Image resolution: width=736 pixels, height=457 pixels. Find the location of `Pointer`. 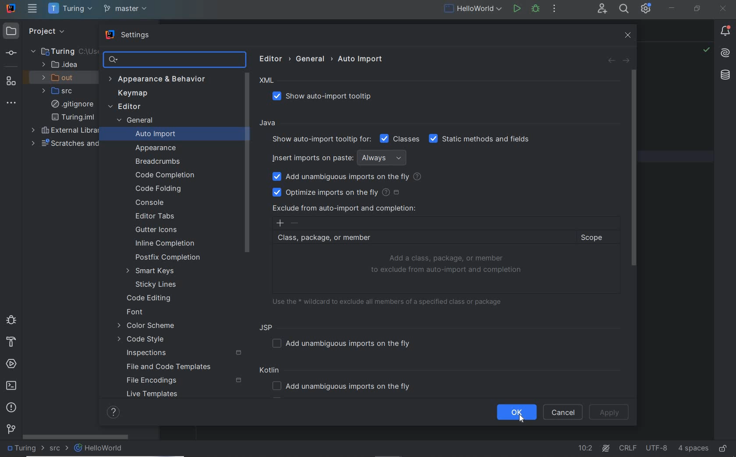

Pointer is located at coordinates (523, 423).